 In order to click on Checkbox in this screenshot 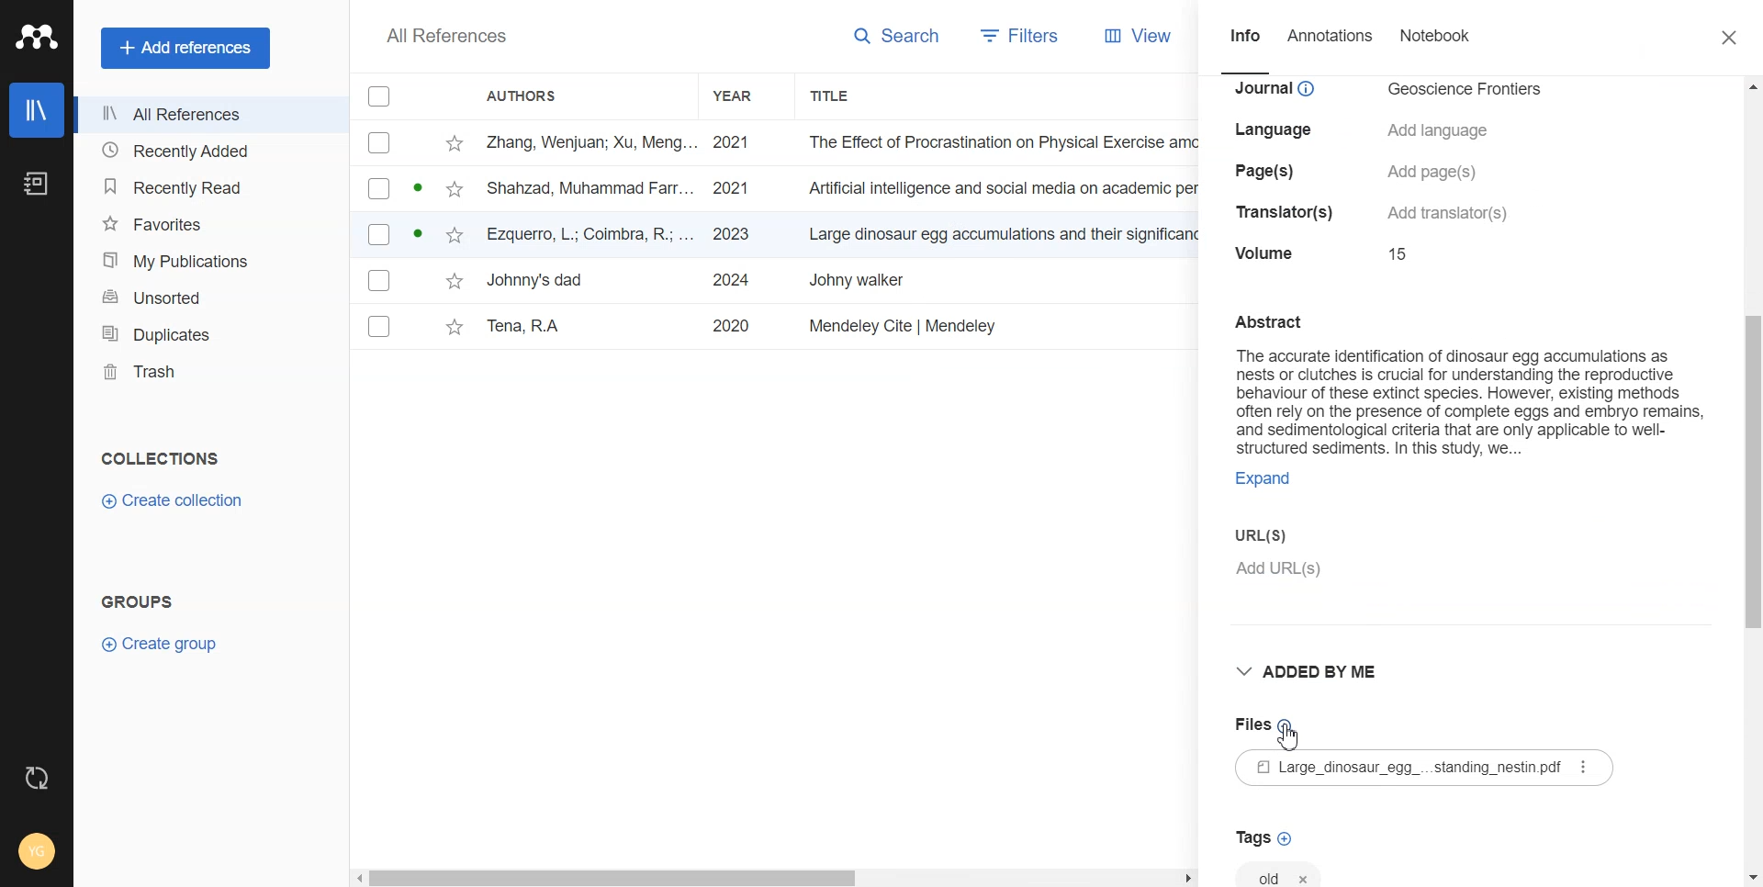, I will do `click(381, 96)`.